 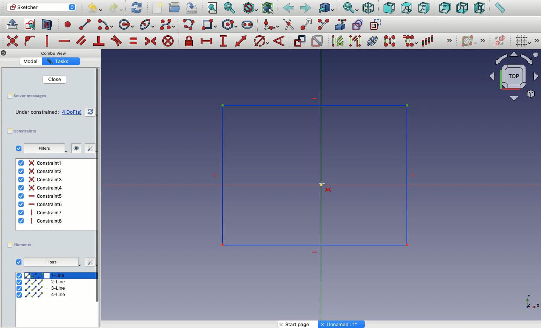 I want to click on Constraint3, so click(x=41, y=180).